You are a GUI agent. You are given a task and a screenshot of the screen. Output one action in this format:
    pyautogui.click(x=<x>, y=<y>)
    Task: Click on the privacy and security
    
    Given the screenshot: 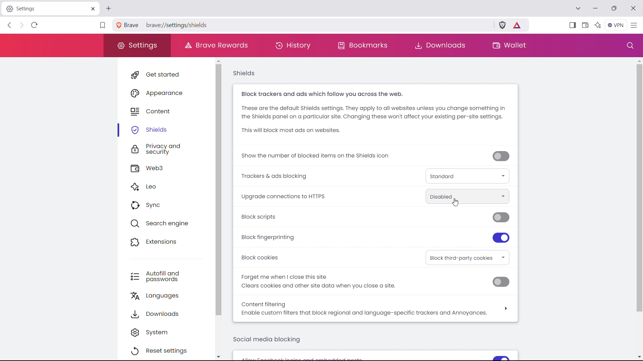 What is the action you would take?
    pyautogui.click(x=169, y=148)
    